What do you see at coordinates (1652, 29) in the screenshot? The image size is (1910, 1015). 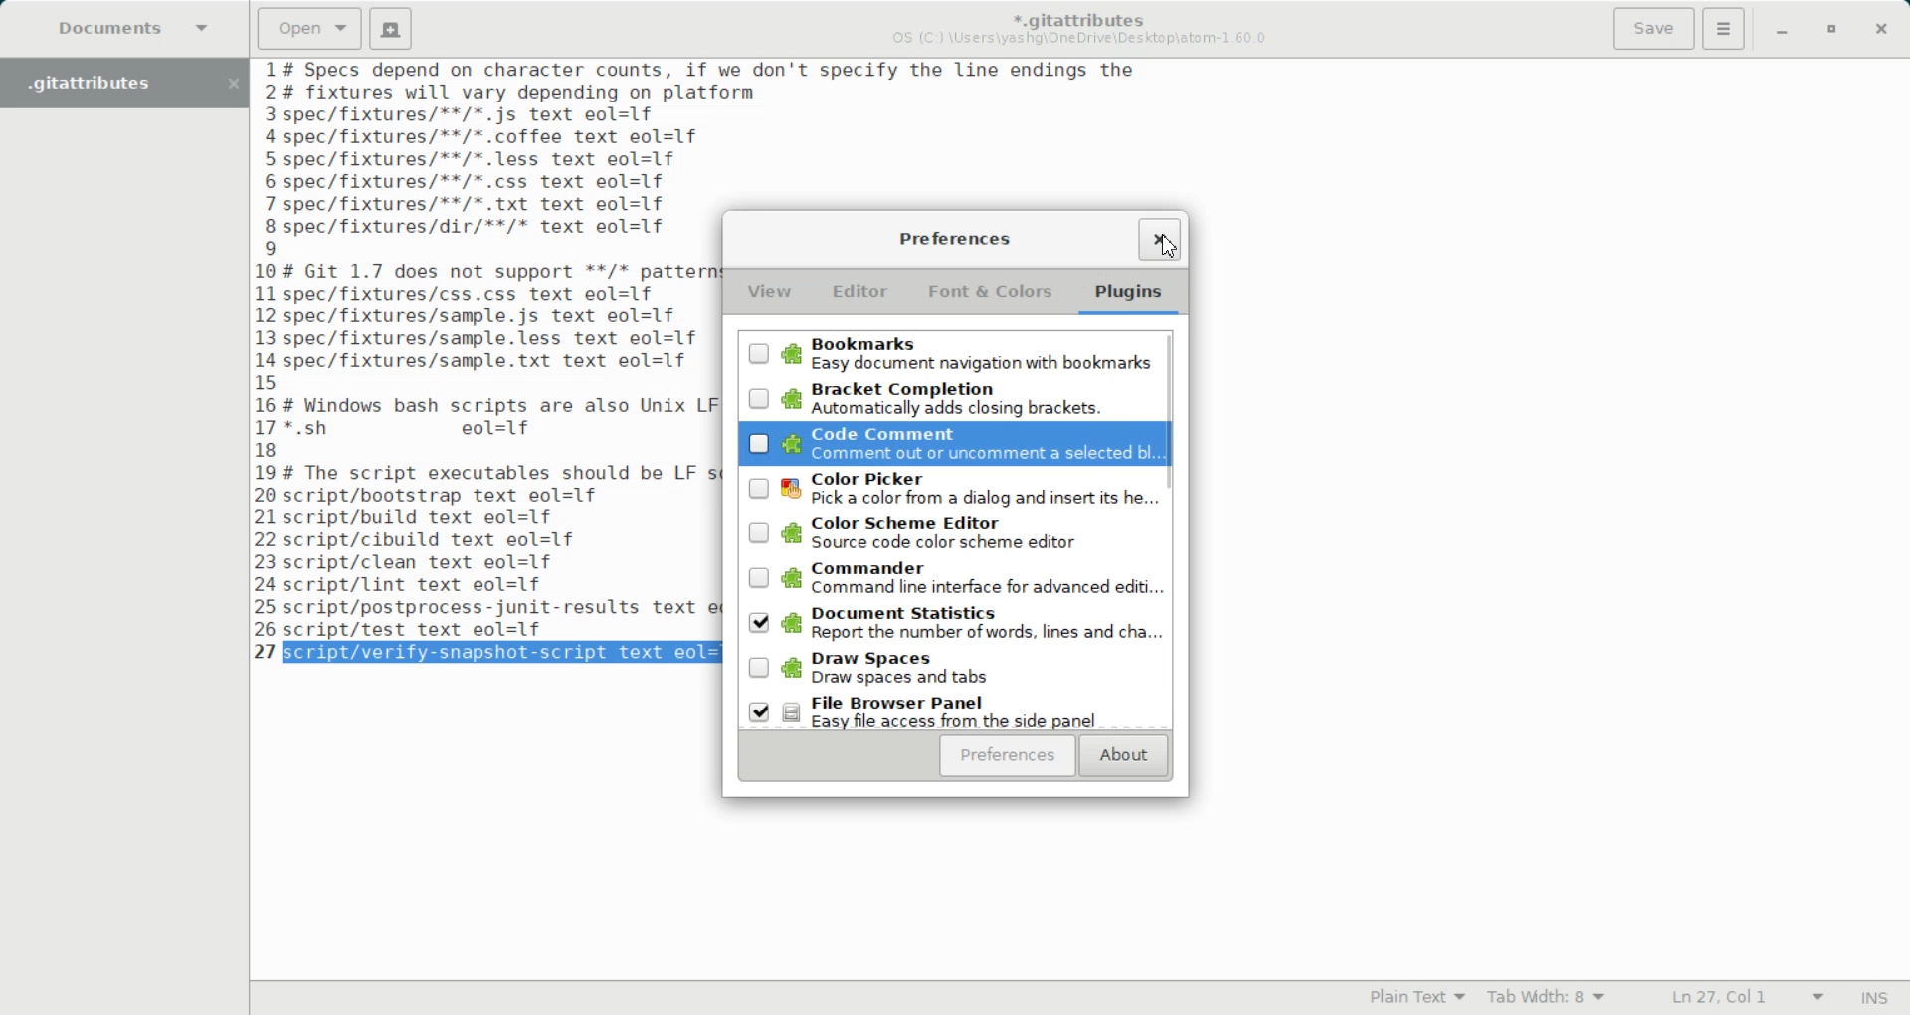 I see `Save` at bounding box center [1652, 29].